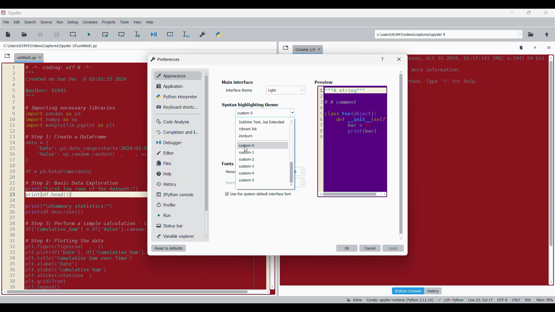  Describe the element at coordinates (535, 48) in the screenshot. I see `Interrupt kernel` at that location.